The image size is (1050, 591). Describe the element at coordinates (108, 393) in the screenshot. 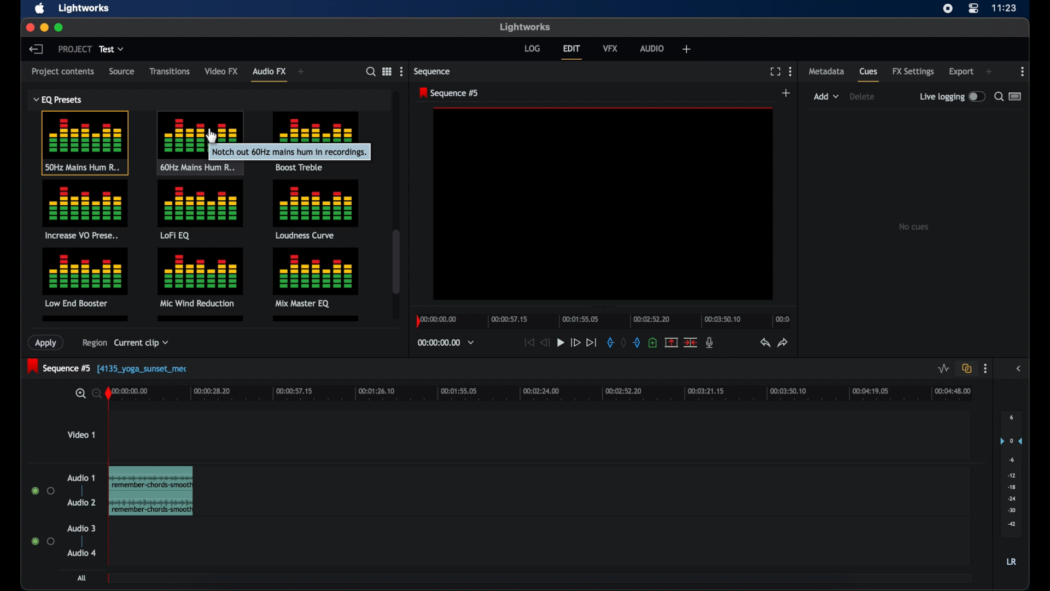

I see `playhead` at that location.